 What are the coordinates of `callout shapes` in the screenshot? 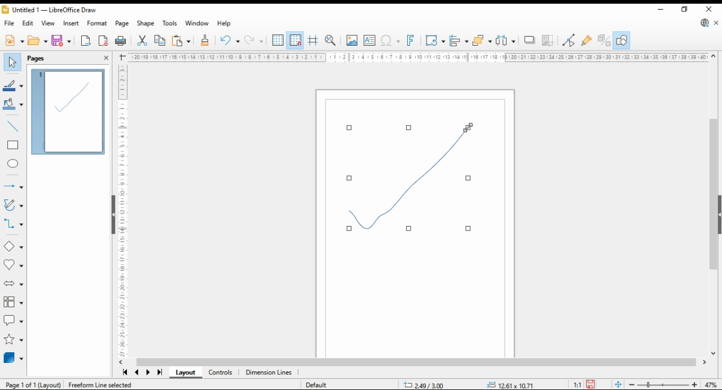 It's located at (13, 320).